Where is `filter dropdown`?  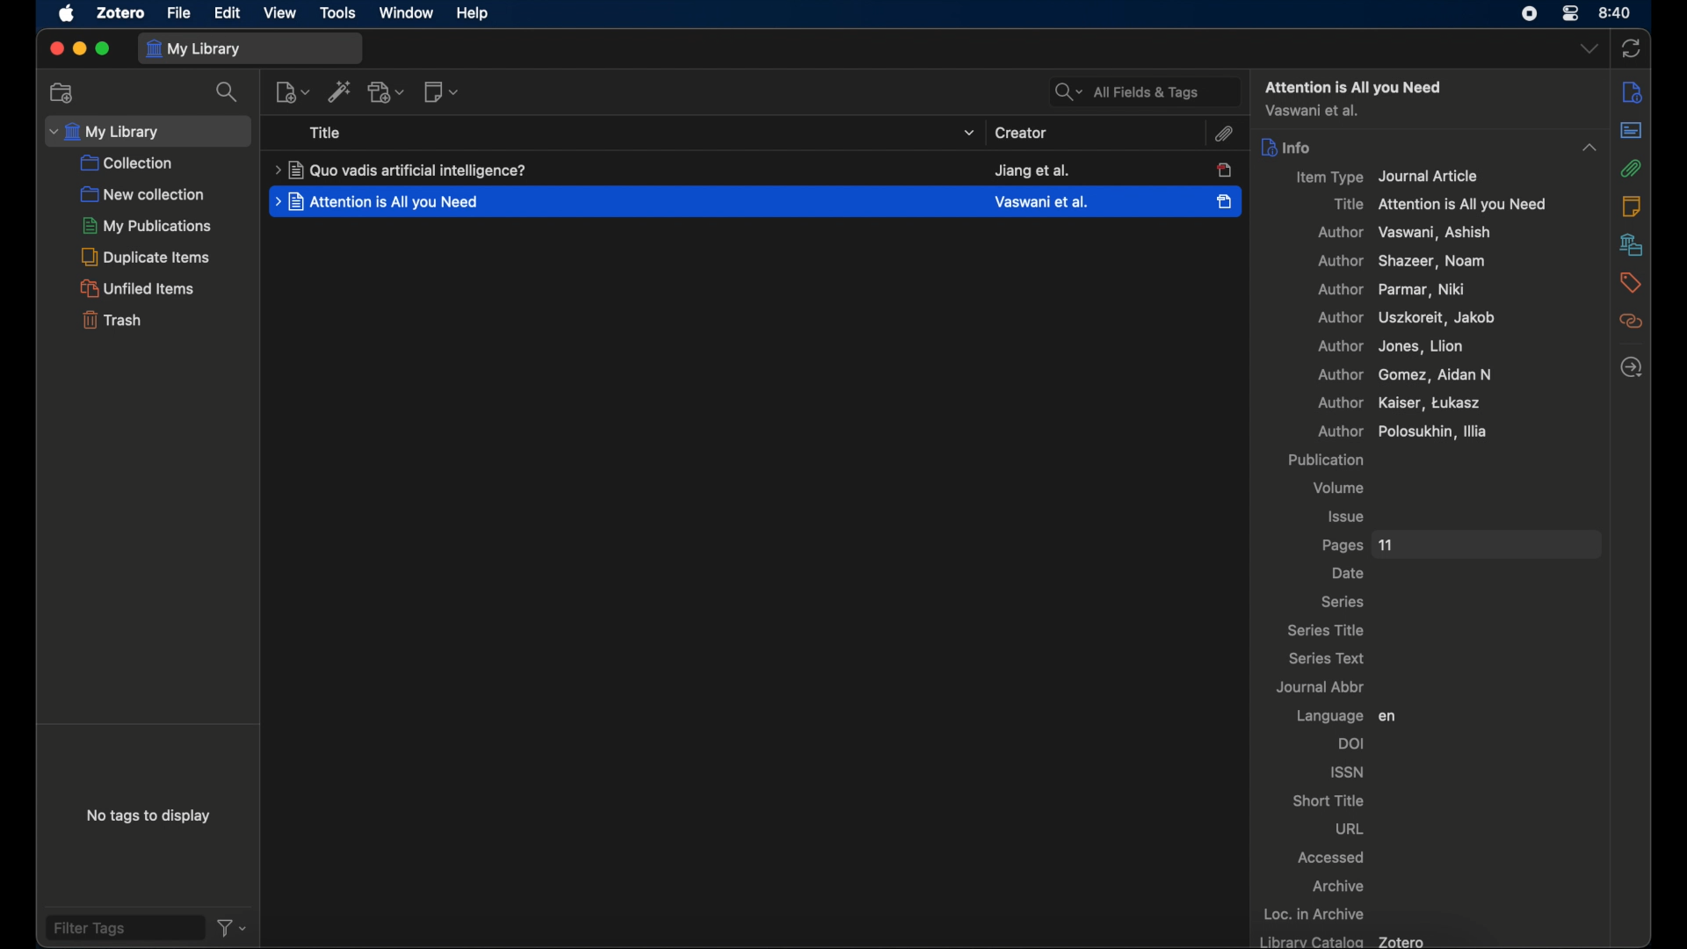
filter dropdown is located at coordinates (235, 928).